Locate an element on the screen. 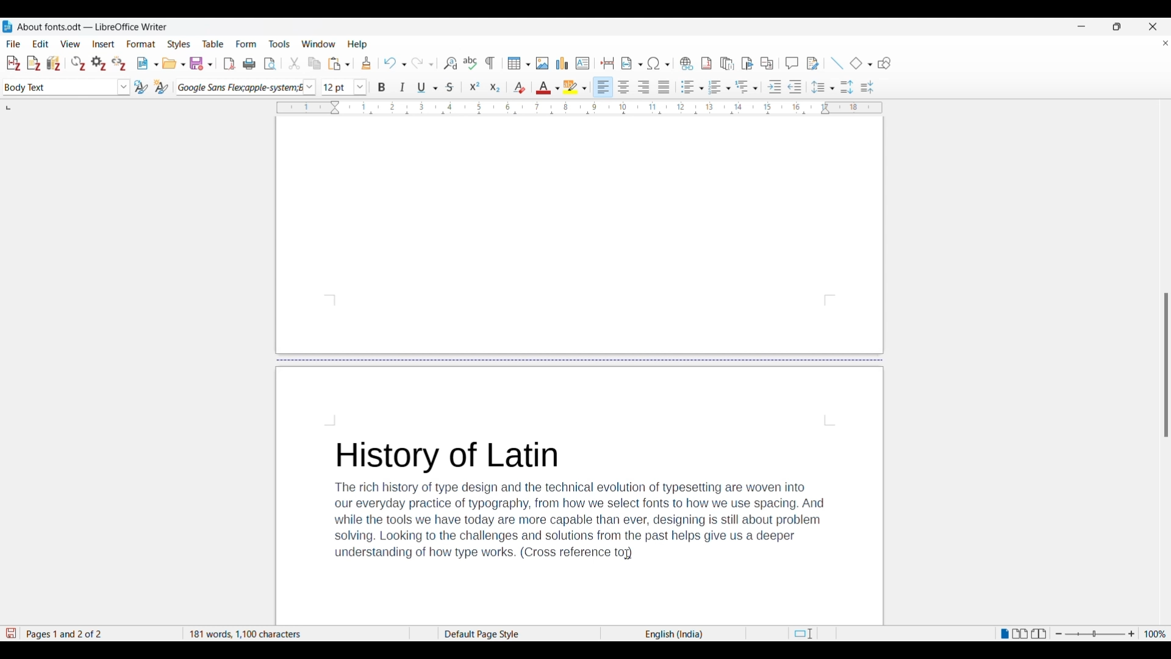 Image resolution: width=1171 pixels, height=659 pixels. Font size options is located at coordinates (360, 87).